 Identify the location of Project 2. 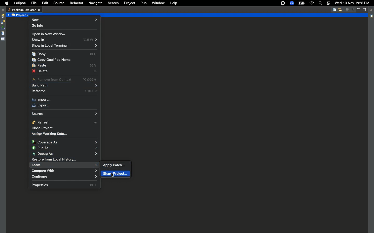
(21, 15).